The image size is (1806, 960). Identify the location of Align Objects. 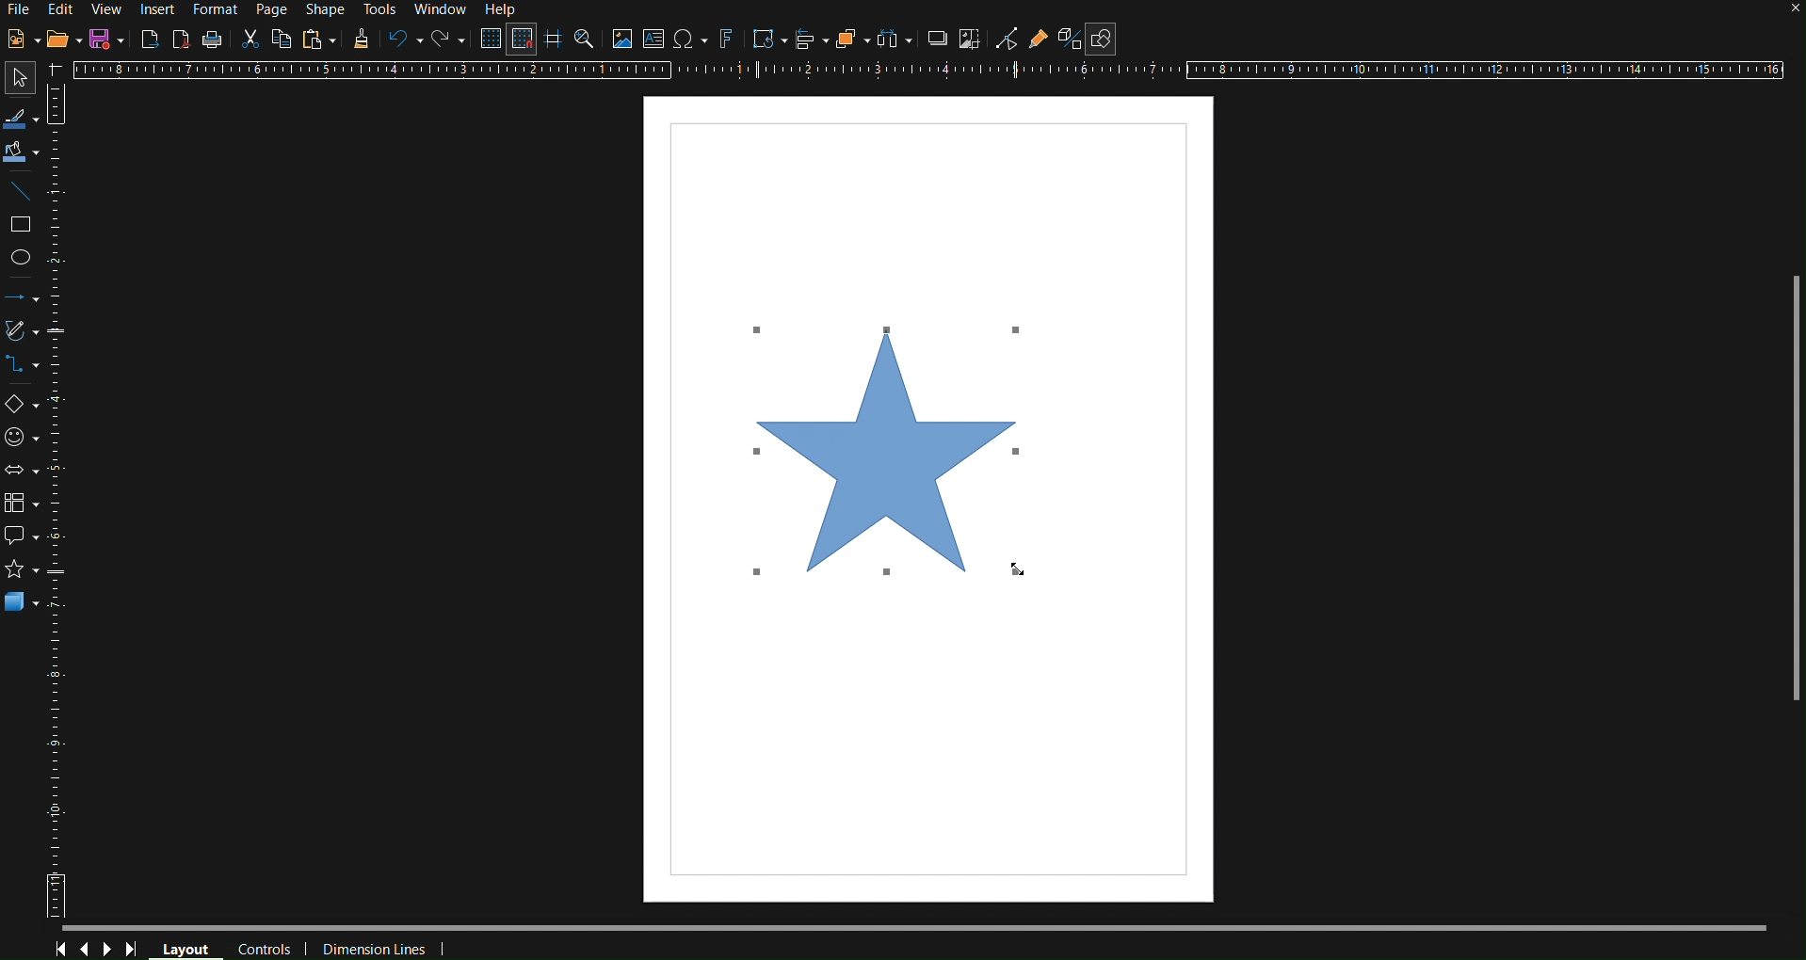
(807, 41).